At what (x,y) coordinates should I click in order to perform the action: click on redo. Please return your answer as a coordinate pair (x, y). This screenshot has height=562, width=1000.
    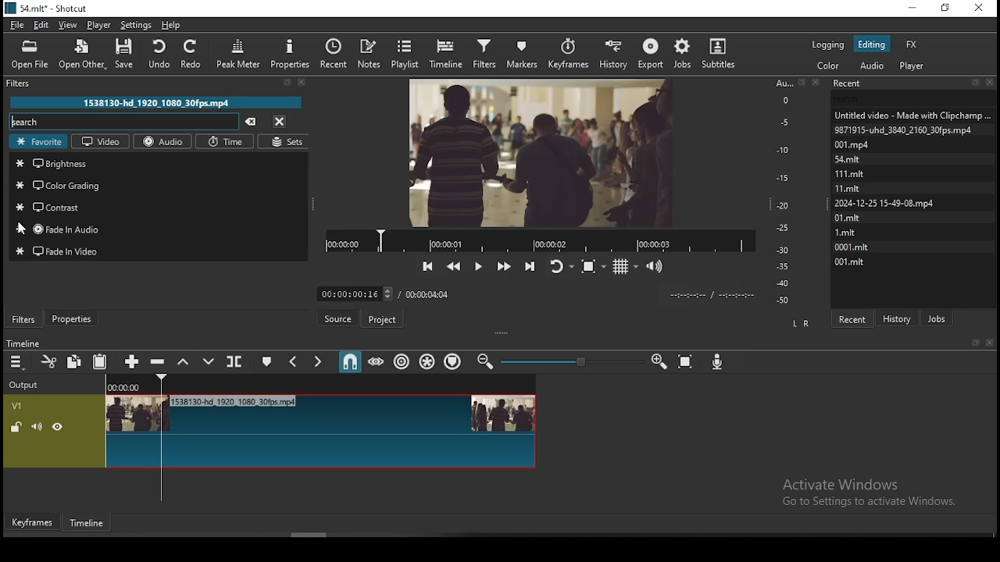
    Looking at the image, I should click on (192, 53).